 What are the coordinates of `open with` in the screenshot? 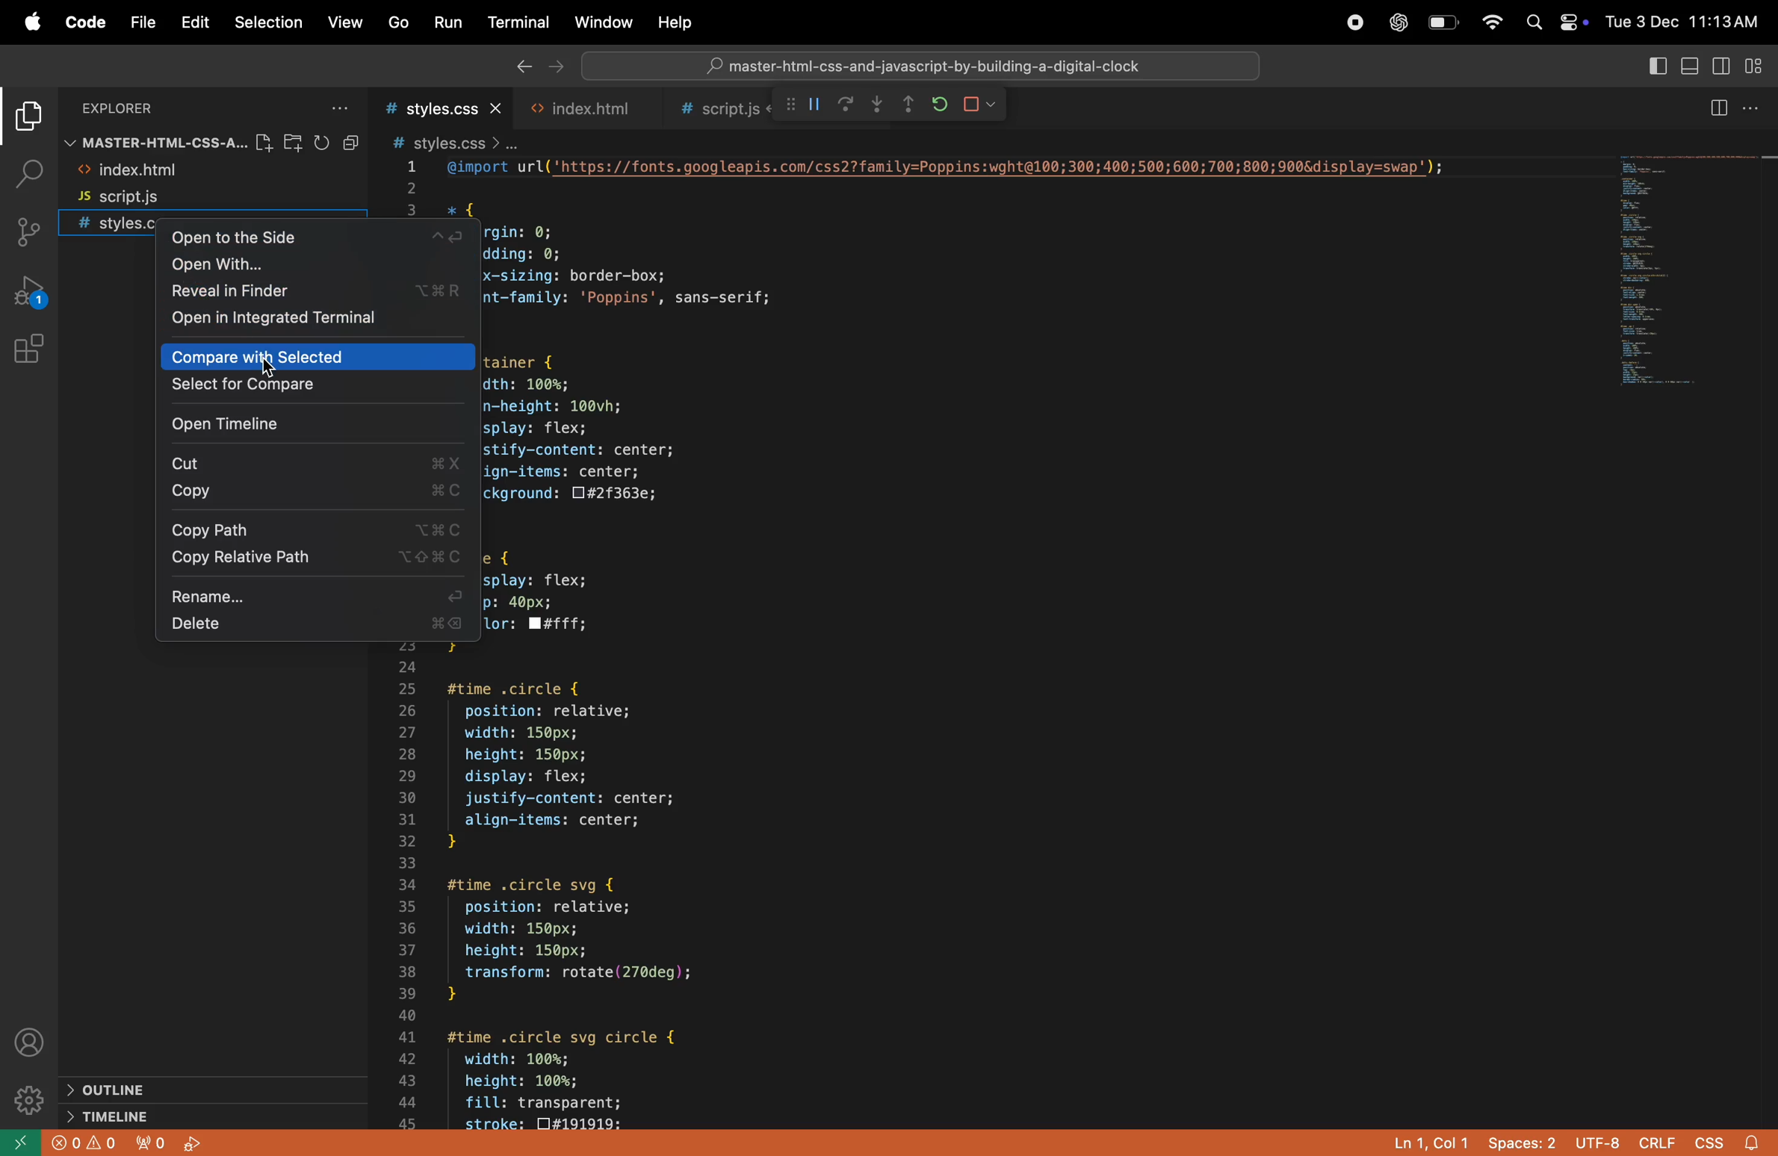 It's located at (315, 267).